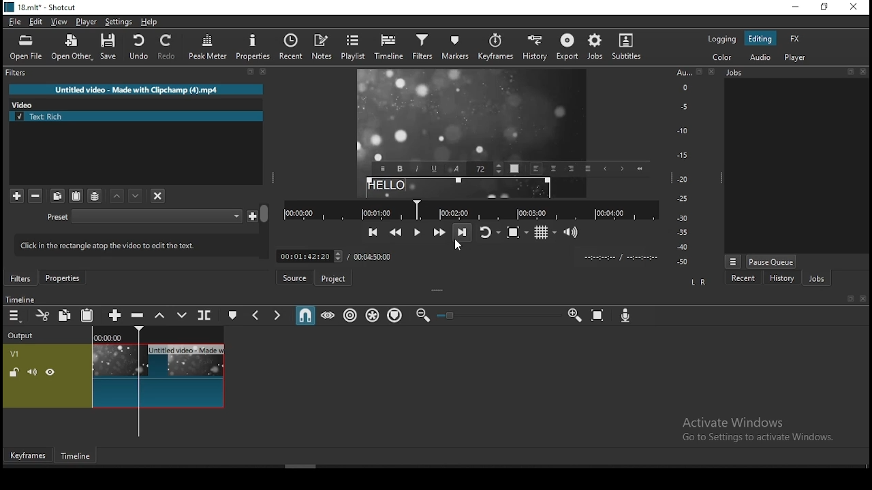  I want to click on peak meter, so click(208, 46).